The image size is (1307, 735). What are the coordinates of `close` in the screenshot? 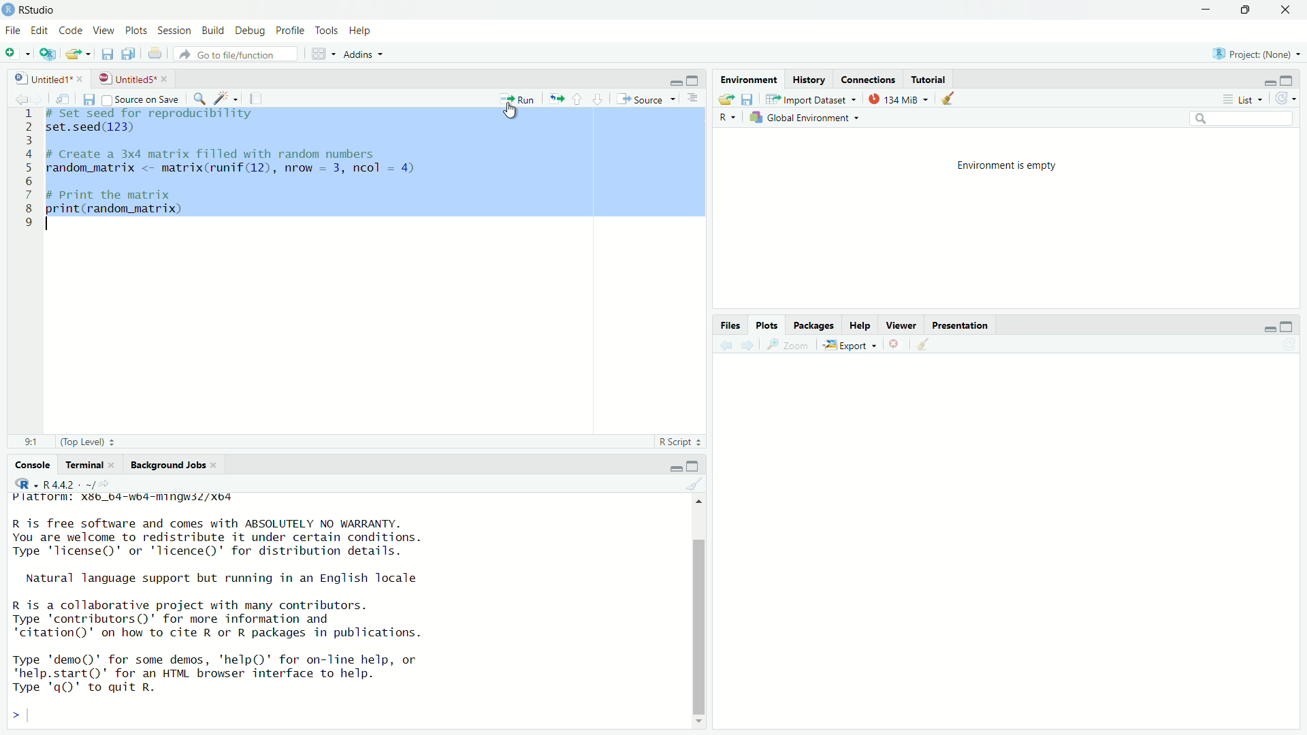 It's located at (1289, 11).